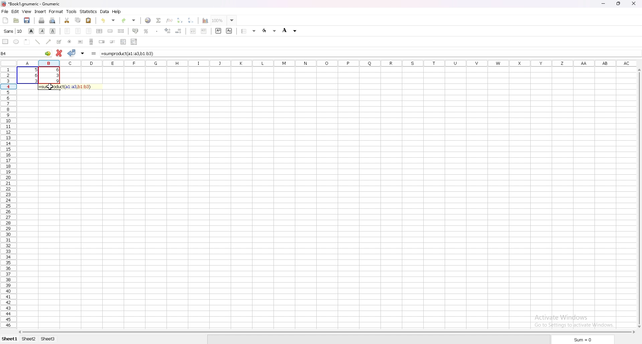  I want to click on underline, so click(53, 31).